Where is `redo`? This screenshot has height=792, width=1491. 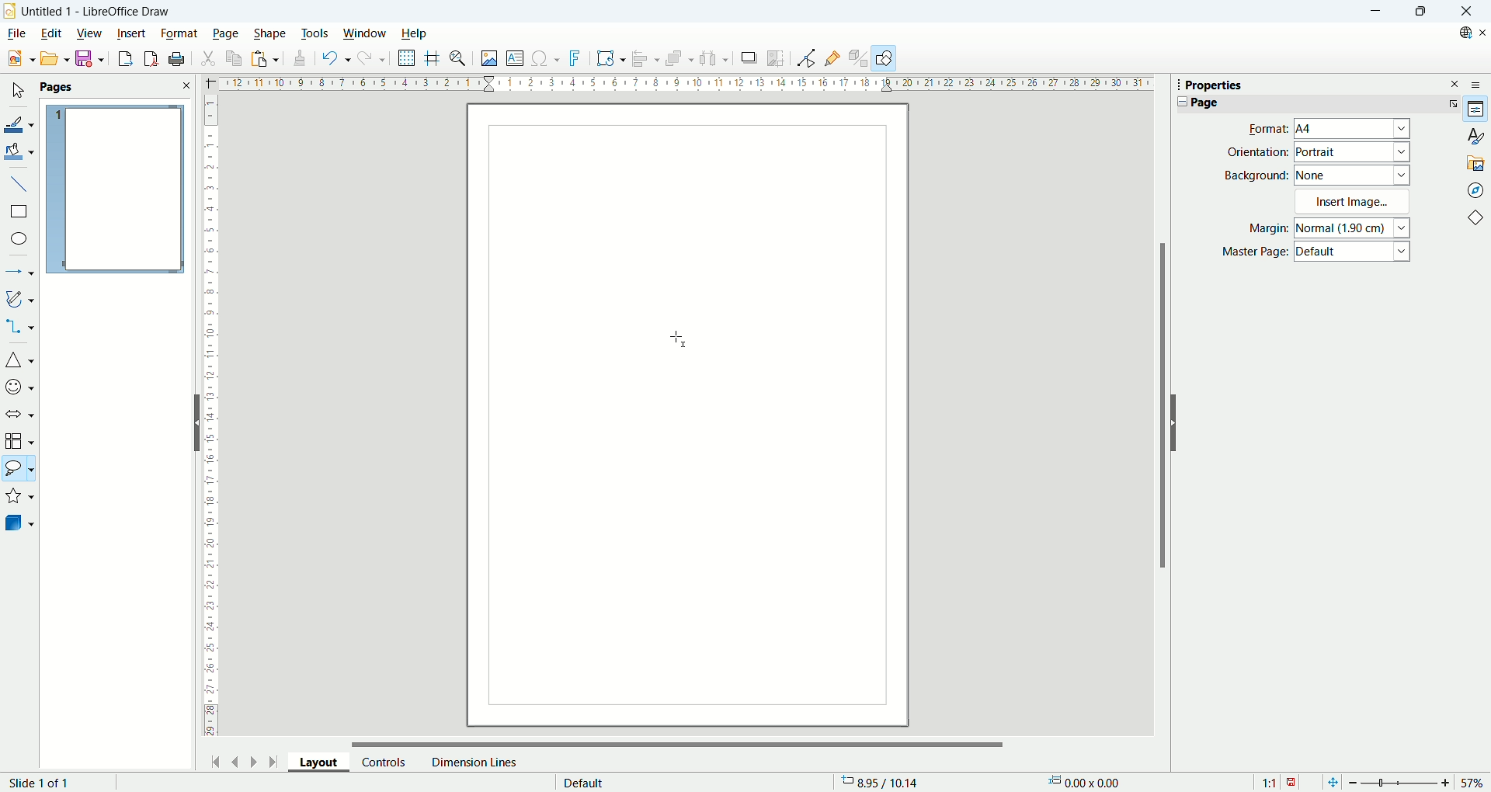 redo is located at coordinates (373, 61).